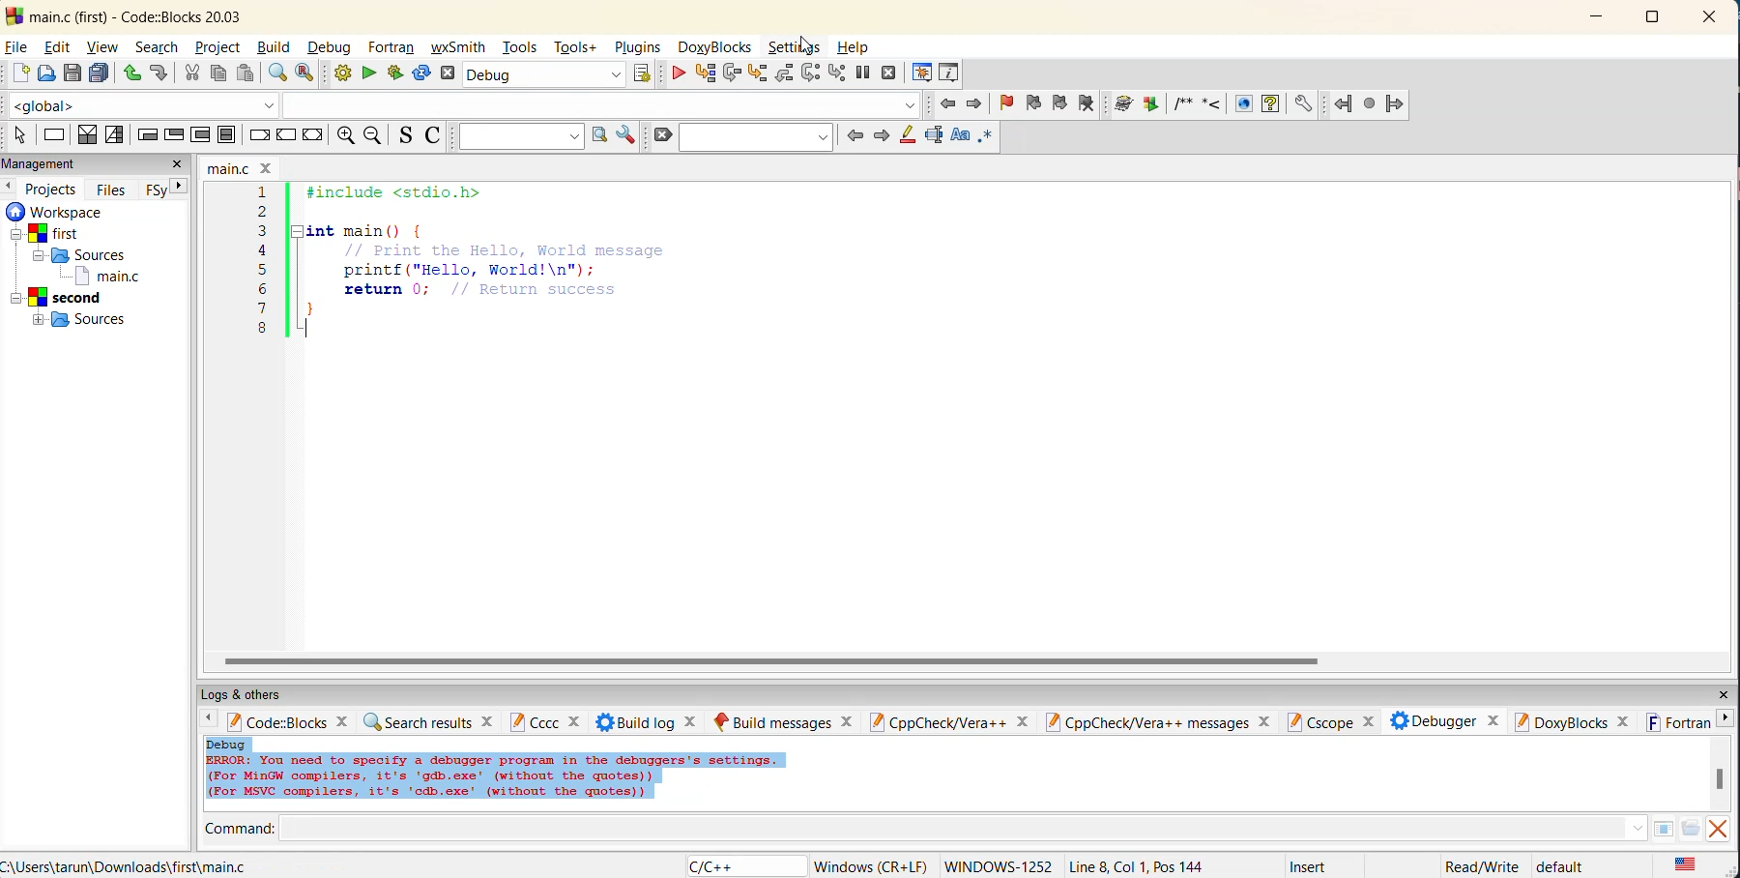  I want to click on C:\Users\tarun\Downloads\first\main.c, so click(130, 865).